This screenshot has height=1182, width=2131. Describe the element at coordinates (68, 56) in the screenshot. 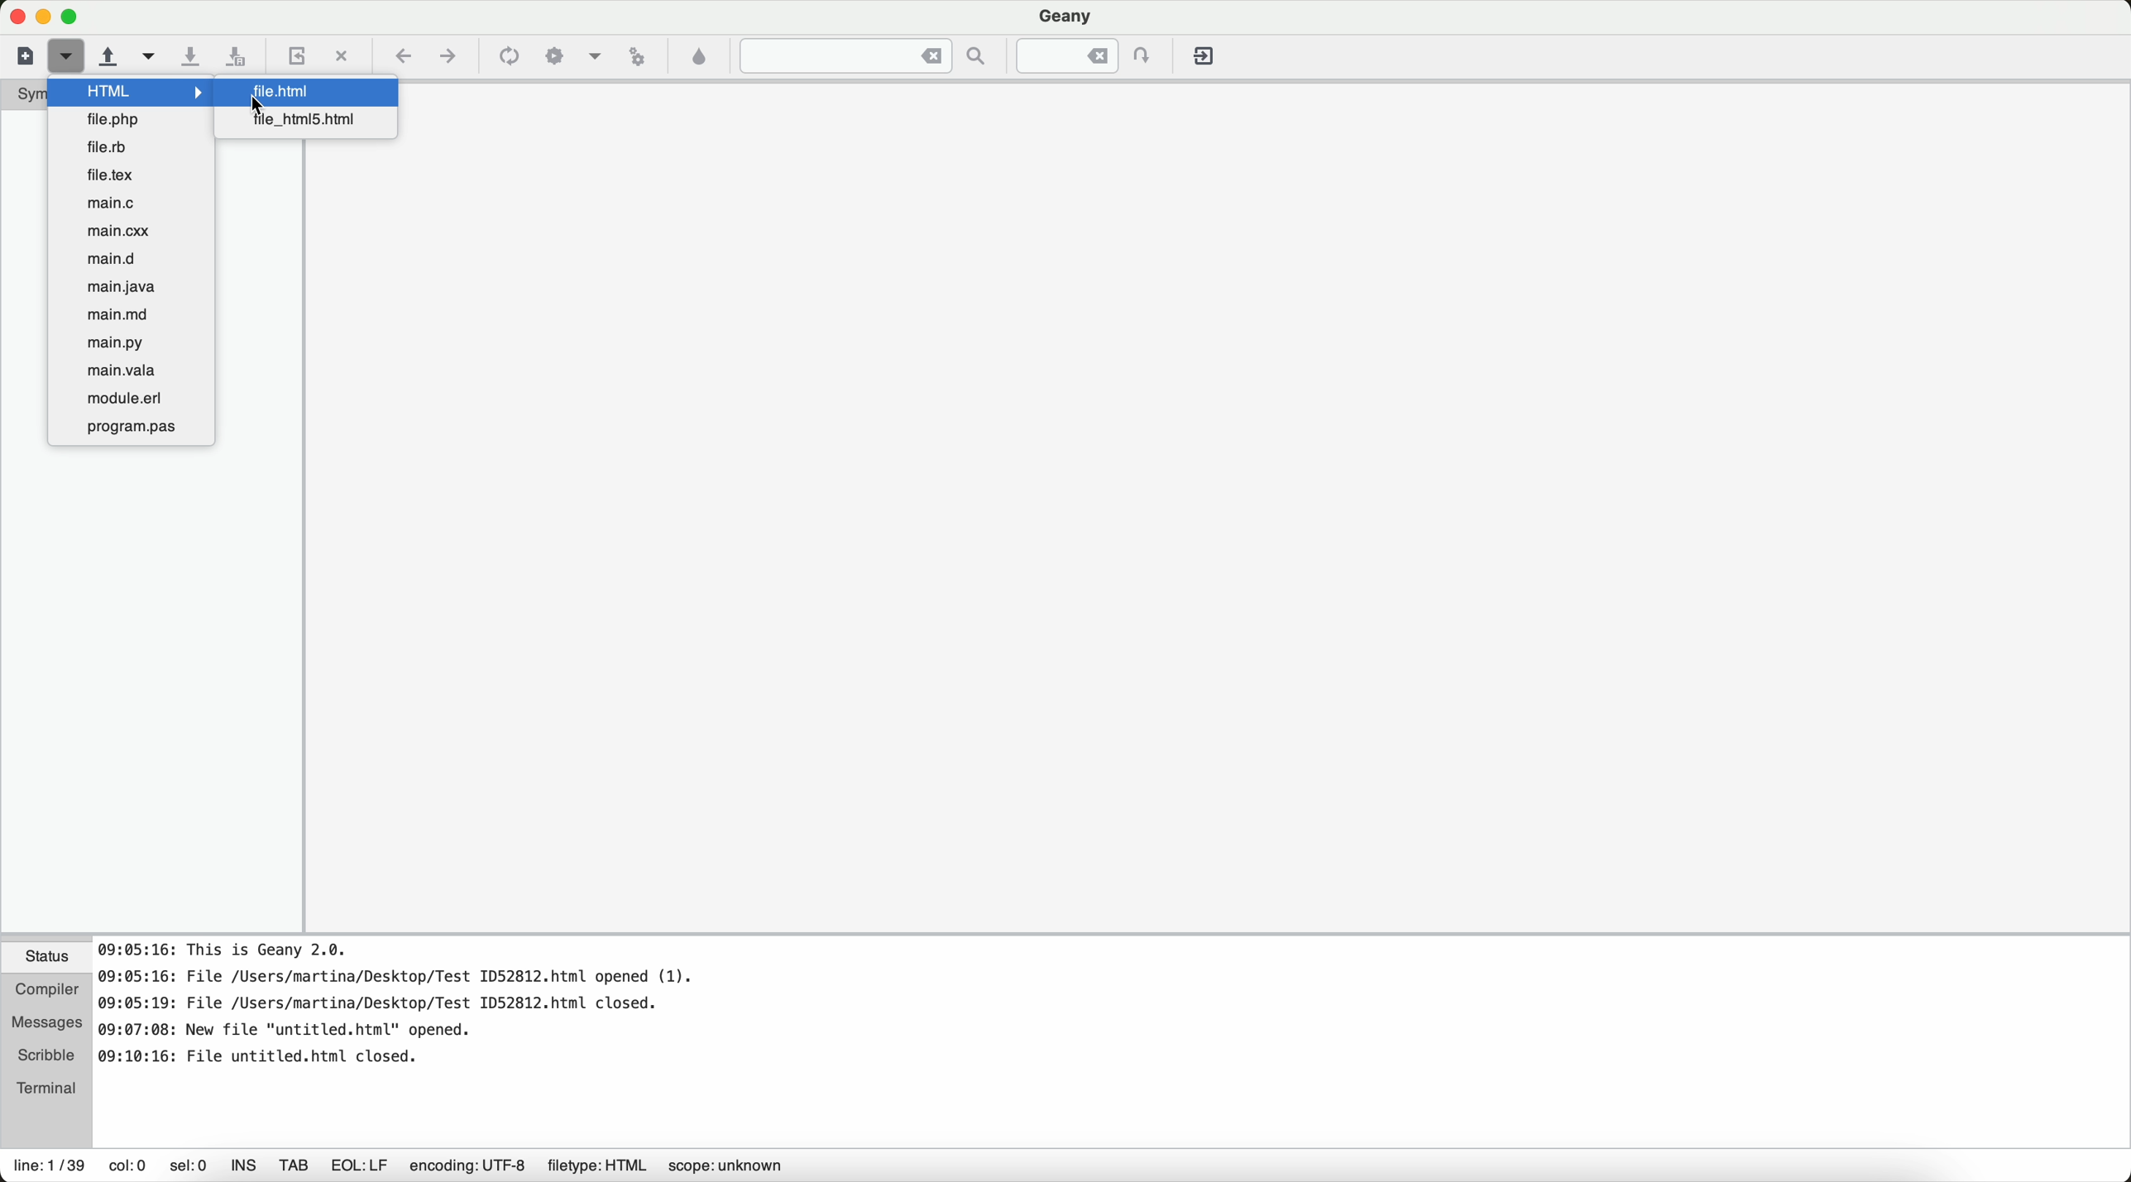

I see `cursor on new file from a template` at that location.